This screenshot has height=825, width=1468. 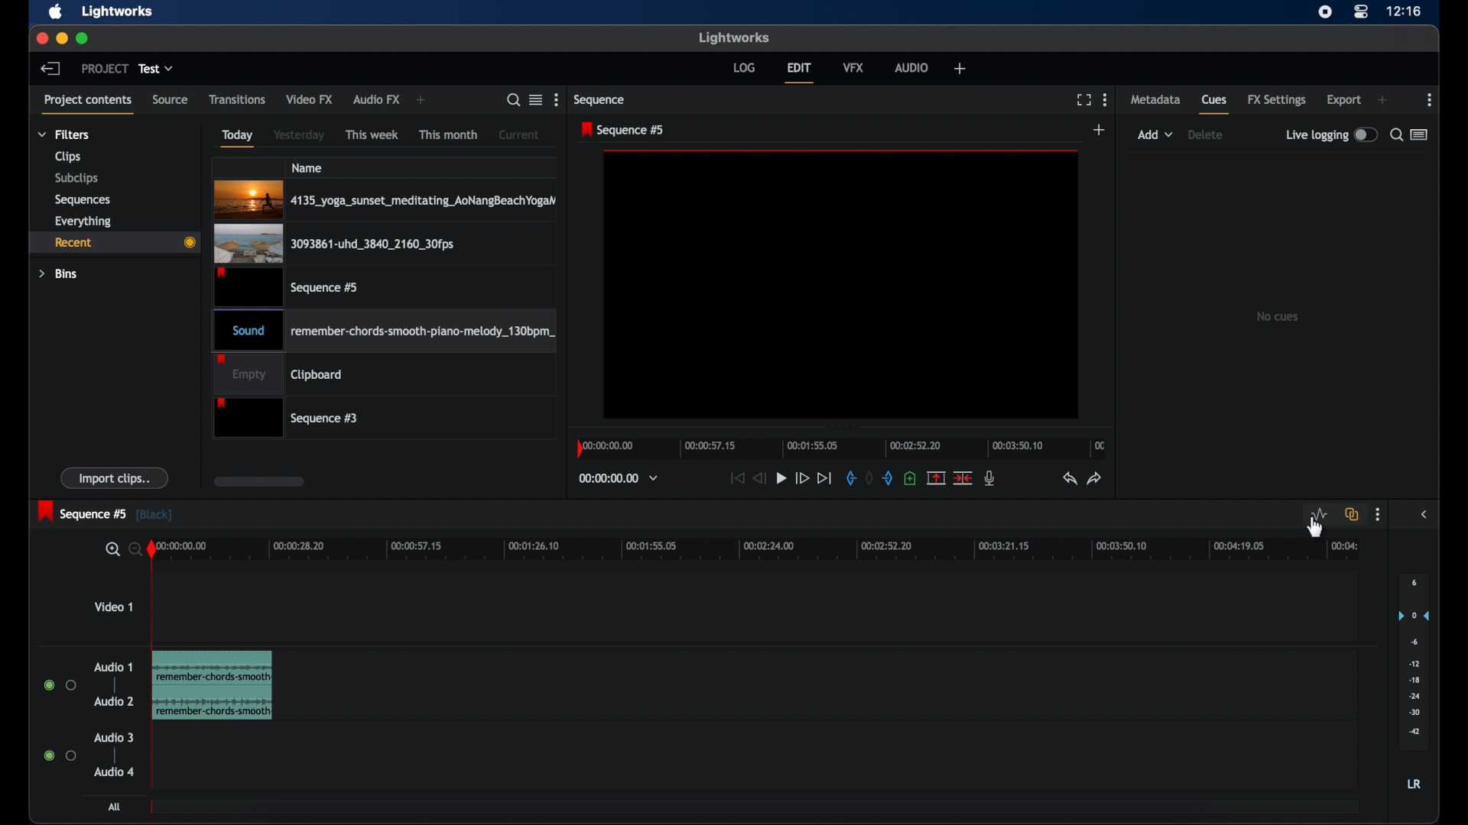 What do you see at coordinates (394, 196) in the screenshot?
I see `4135_yoga_sunset_meditating_AoNangBeachYogaN` at bounding box center [394, 196].